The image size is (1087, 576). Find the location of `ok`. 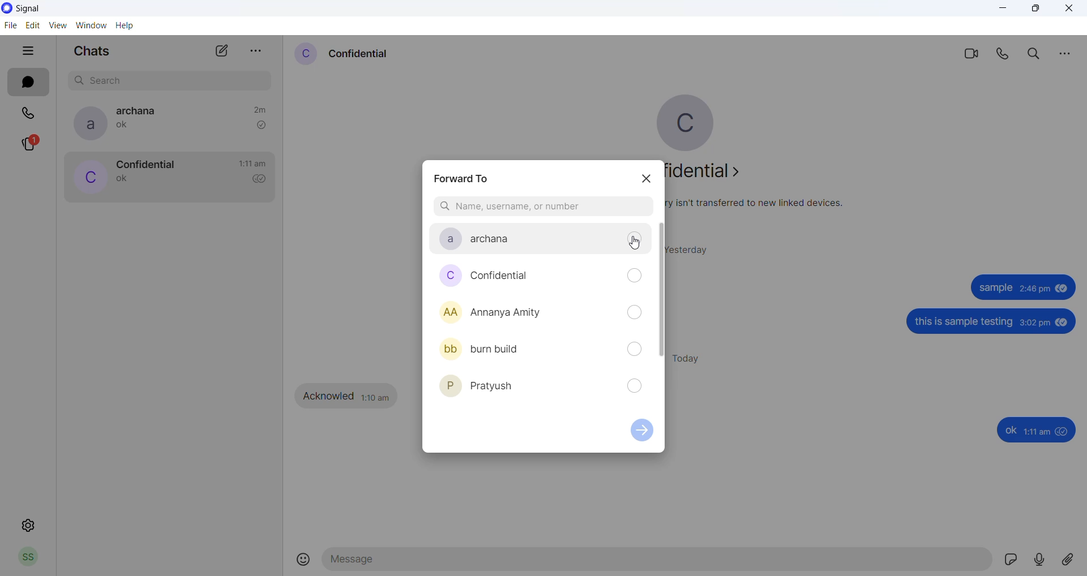

ok is located at coordinates (1010, 431).